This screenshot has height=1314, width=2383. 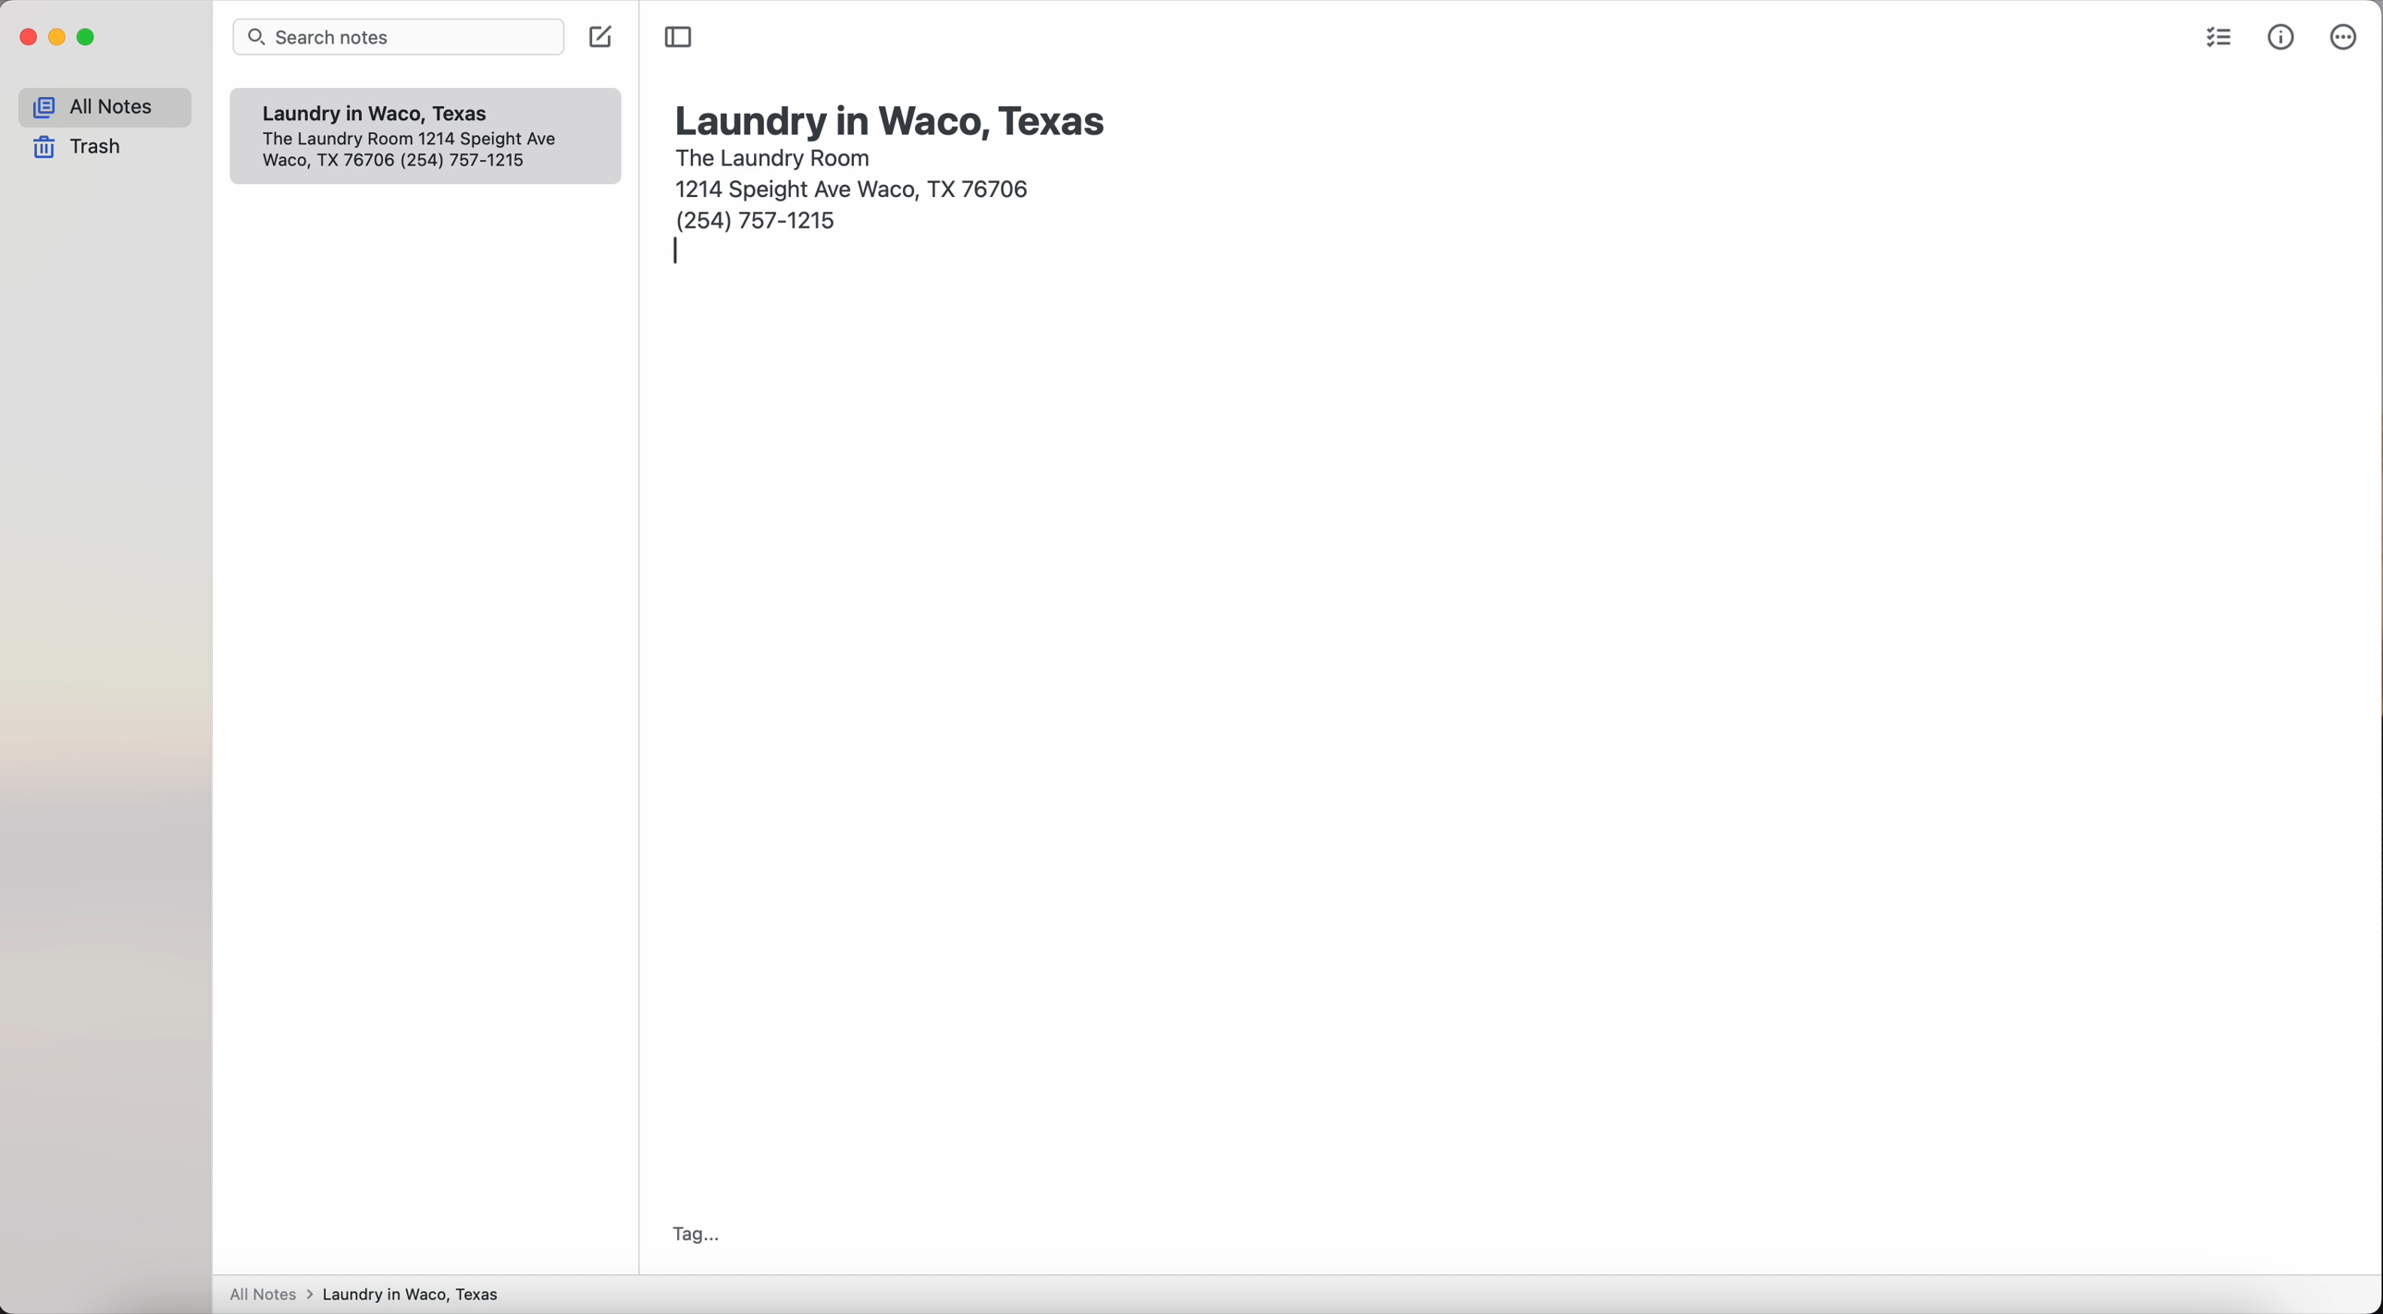 I want to click on all notes, so click(x=105, y=107).